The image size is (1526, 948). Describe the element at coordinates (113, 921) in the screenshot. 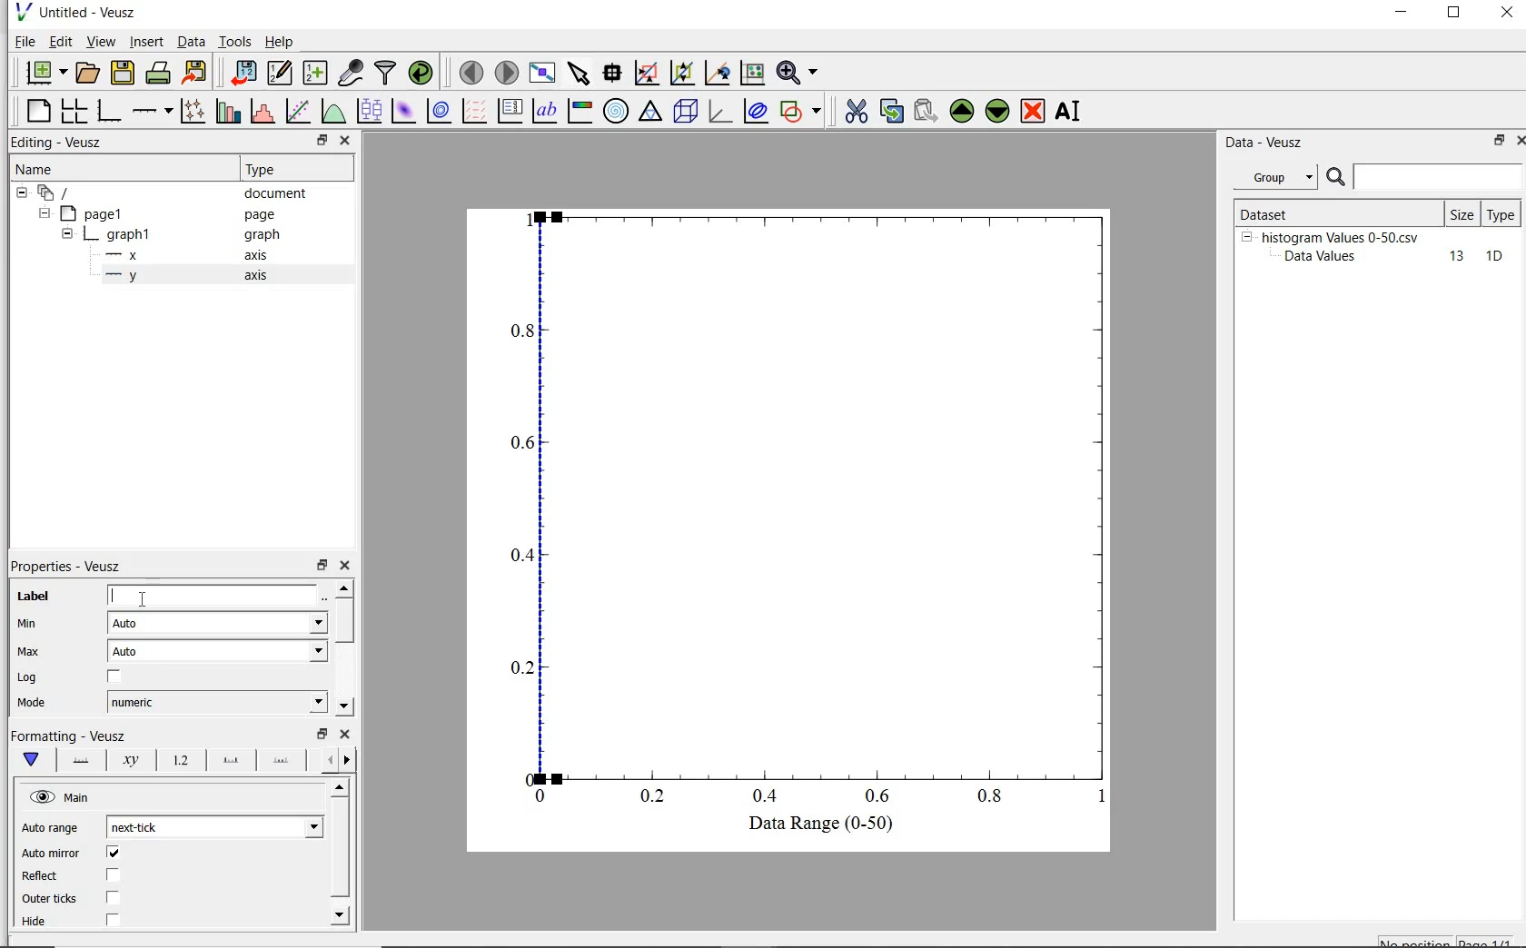

I see `checkbox` at that location.